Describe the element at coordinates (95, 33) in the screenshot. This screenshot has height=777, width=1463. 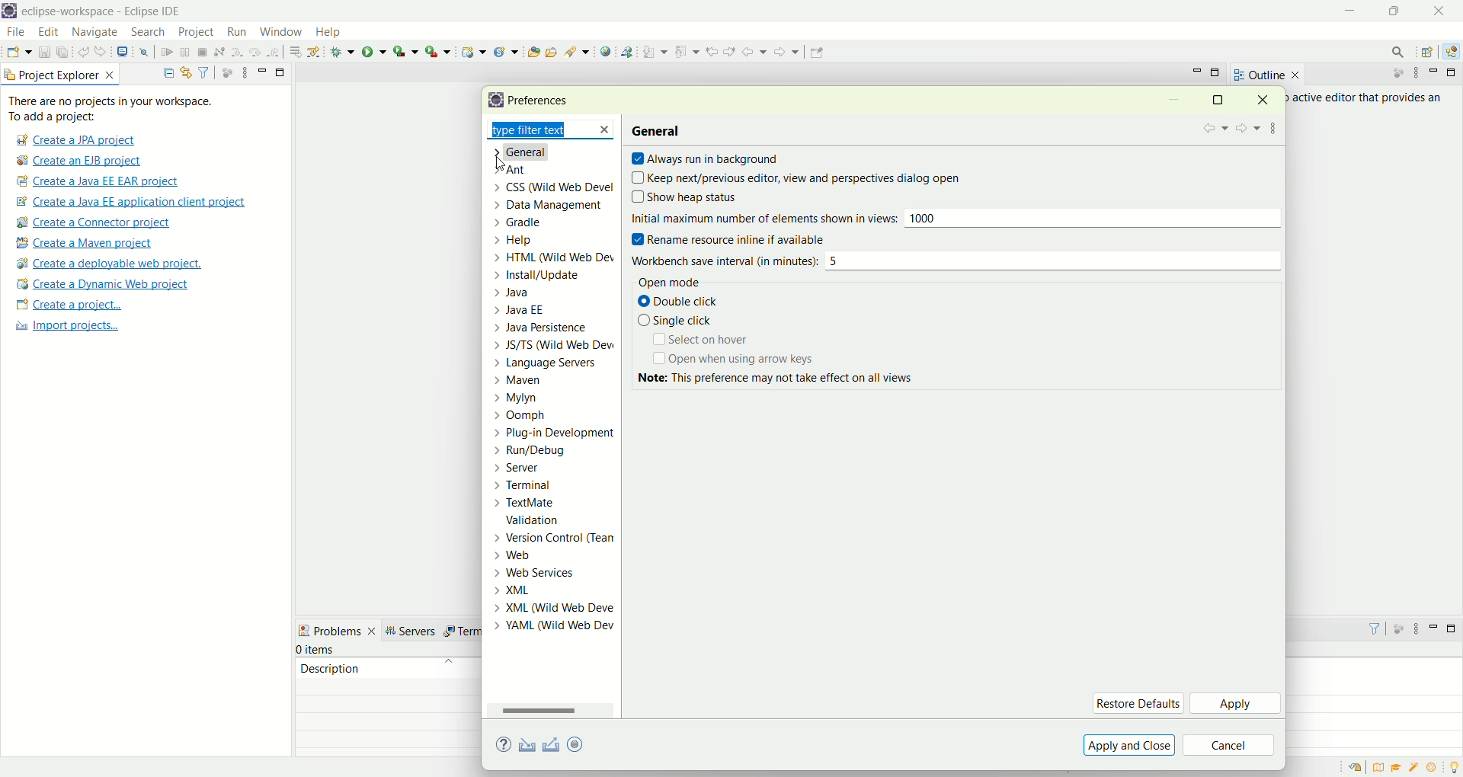
I see `navigate` at that location.